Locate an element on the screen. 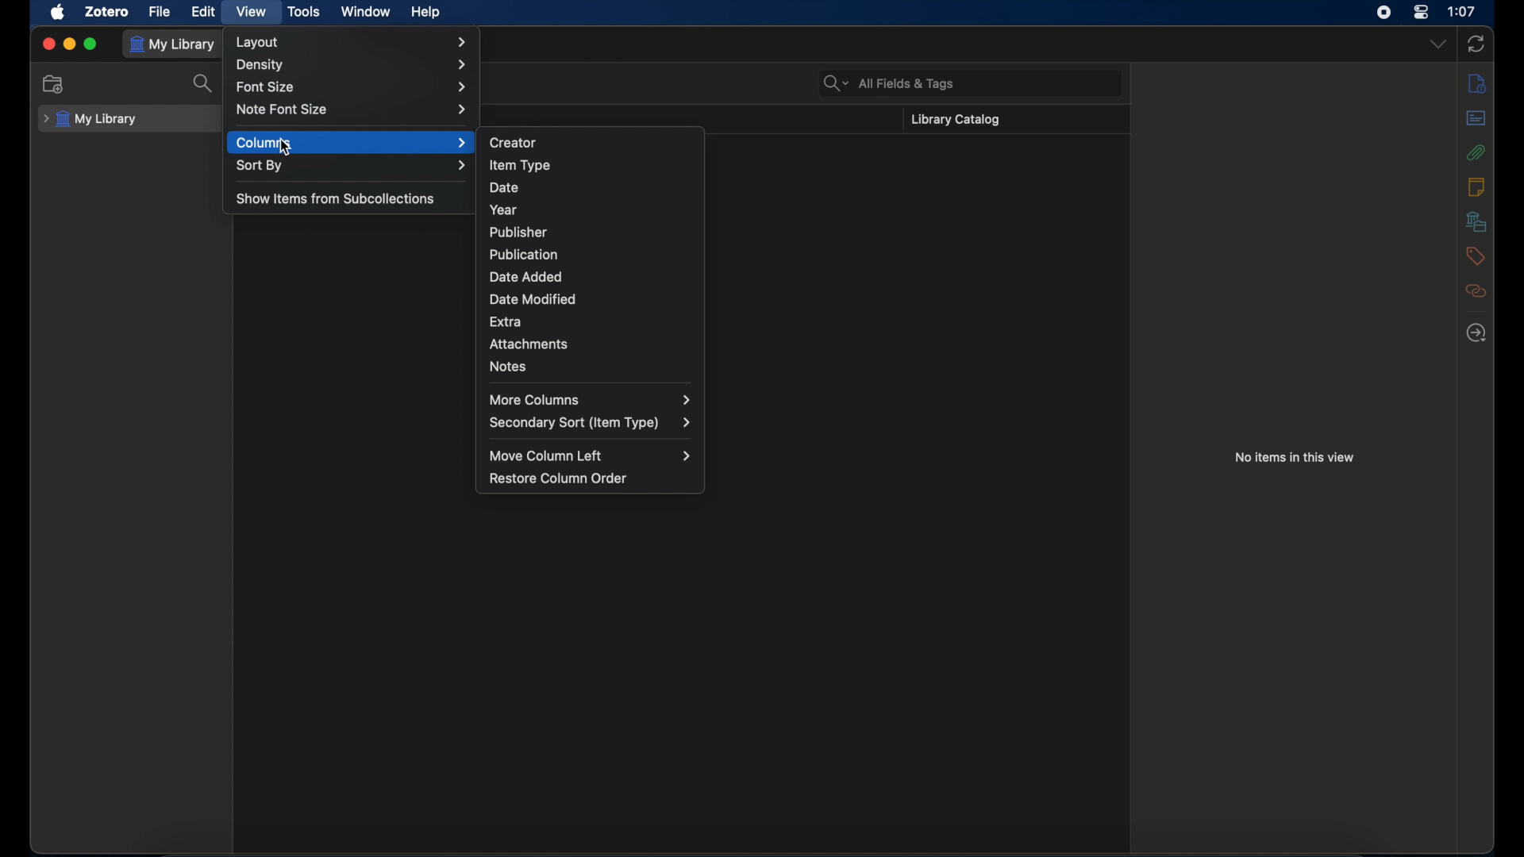 The width and height of the screenshot is (1524, 857). new collection is located at coordinates (52, 84).